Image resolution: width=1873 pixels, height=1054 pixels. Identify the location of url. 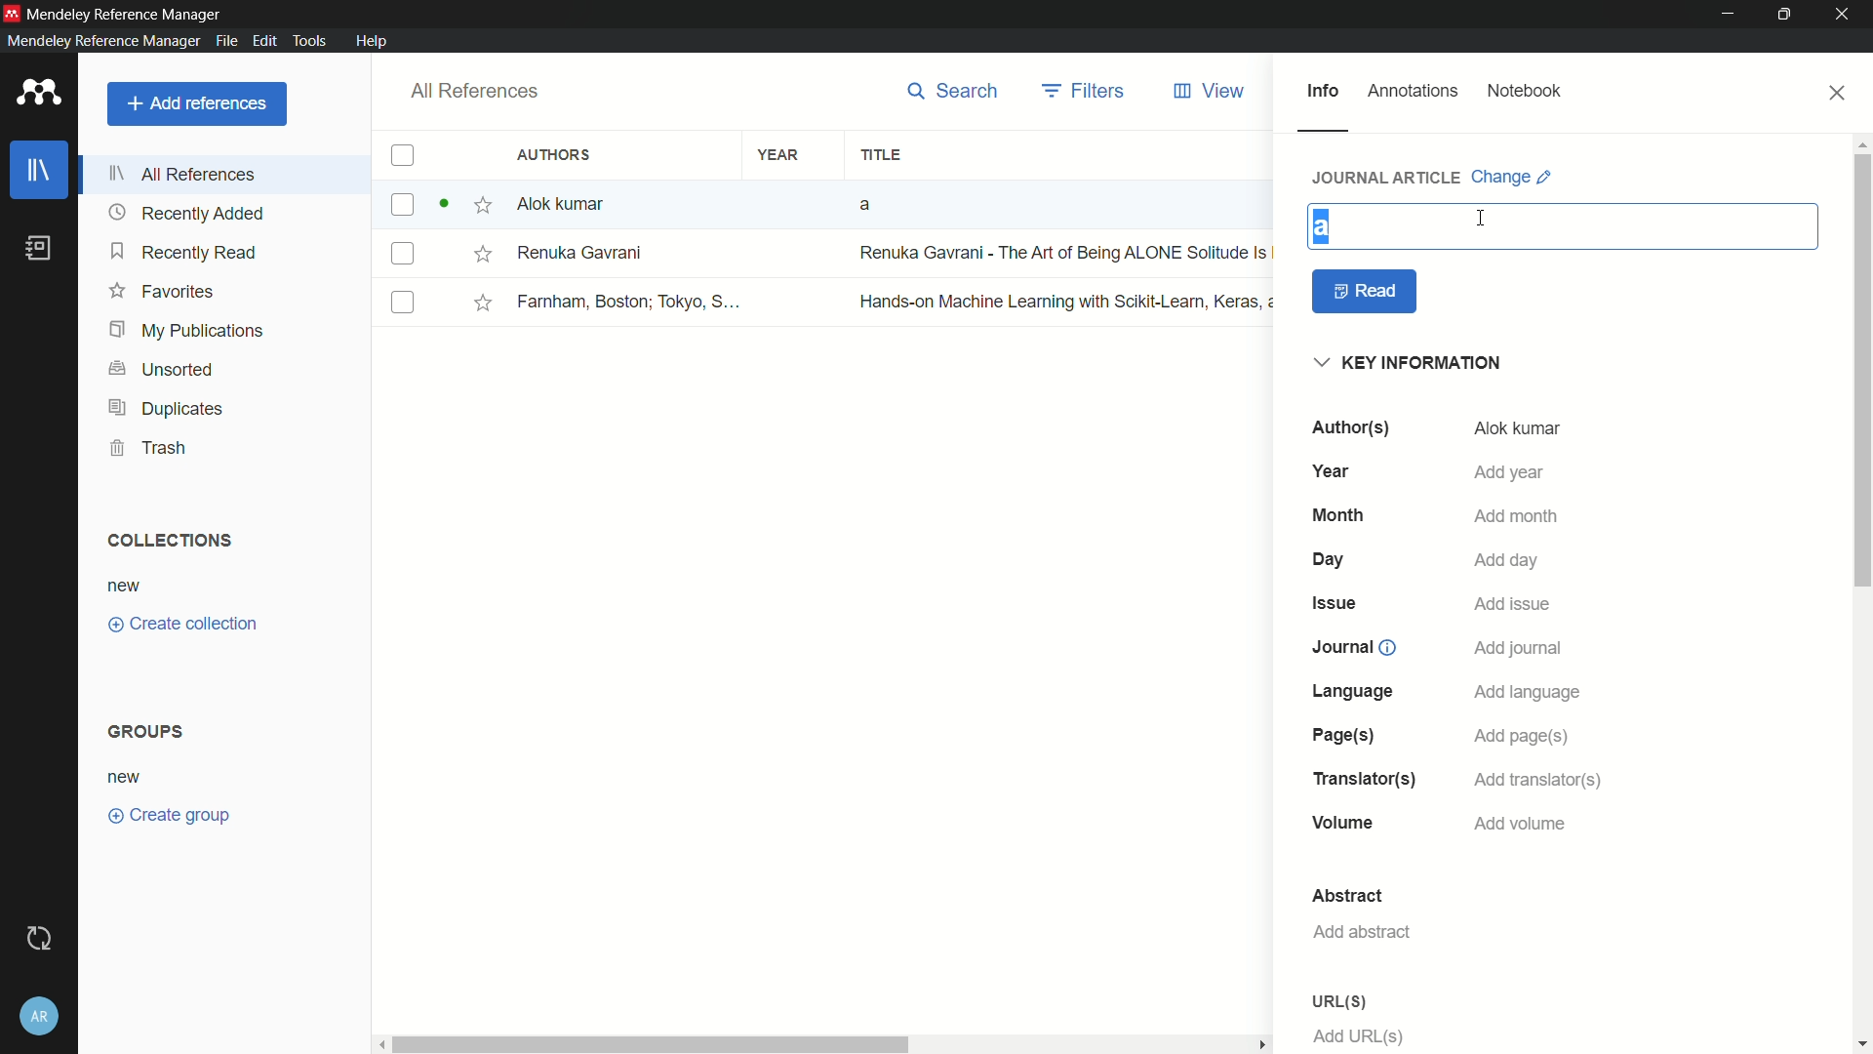
(1338, 1001).